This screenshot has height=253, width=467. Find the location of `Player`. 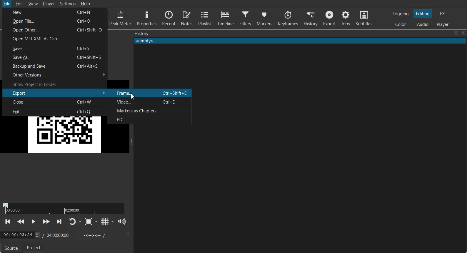

Player is located at coordinates (49, 4).